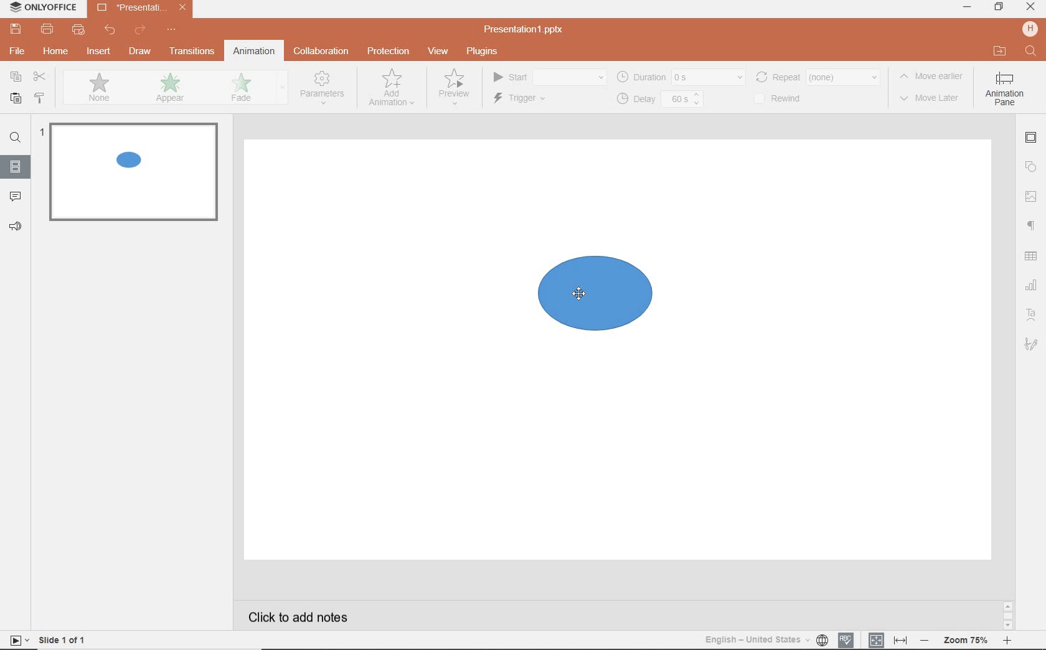 Image resolution: width=1046 pixels, height=650 pixels. Describe the element at coordinates (489, 52) in the screenshot. I see `plugins` at that location.